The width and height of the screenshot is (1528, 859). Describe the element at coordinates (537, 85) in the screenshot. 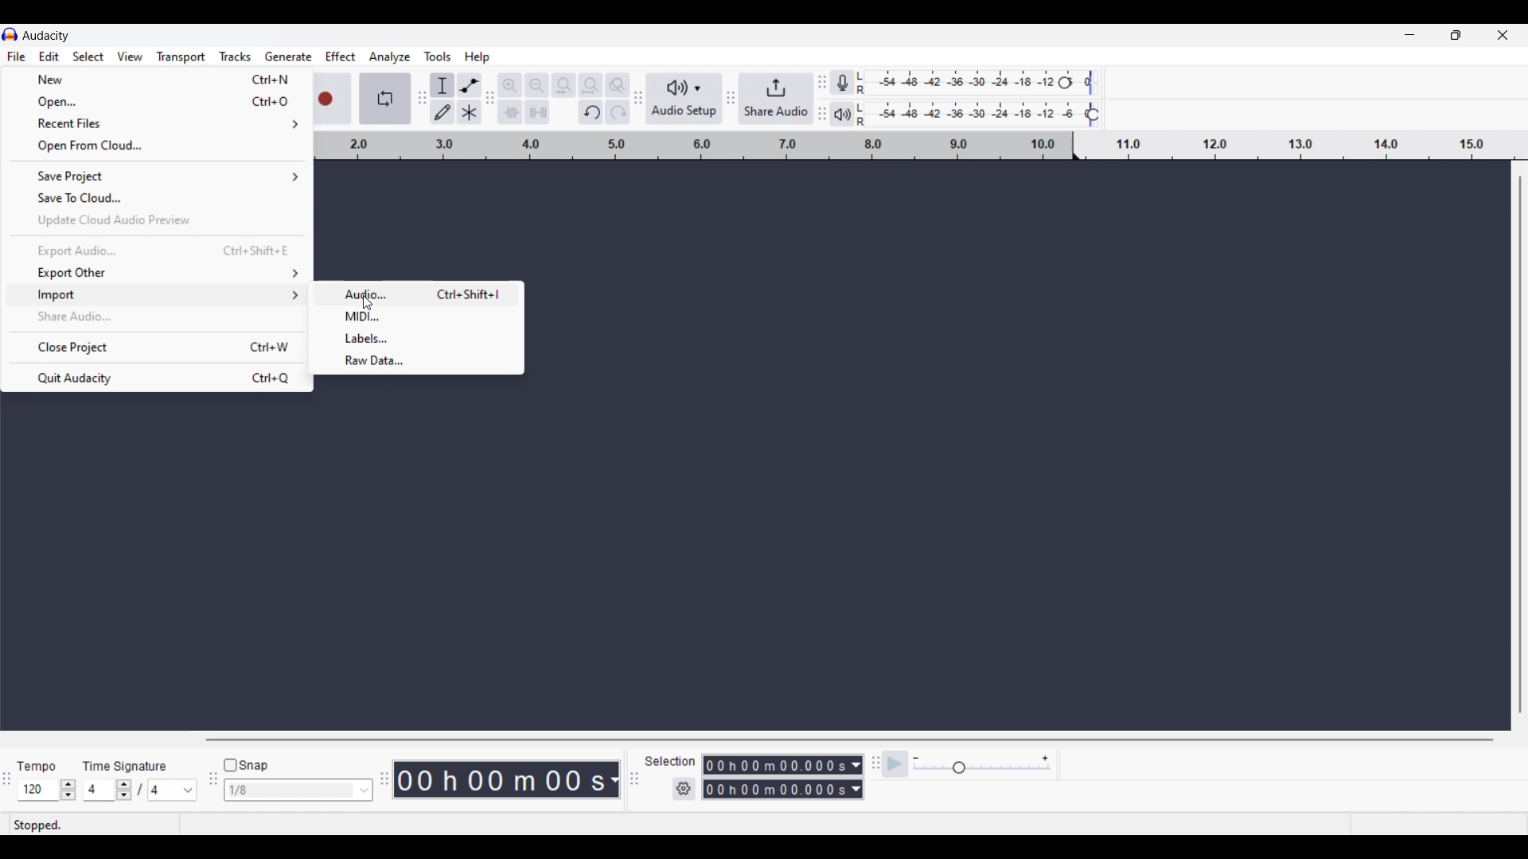

I see `Zoom out` at that location.